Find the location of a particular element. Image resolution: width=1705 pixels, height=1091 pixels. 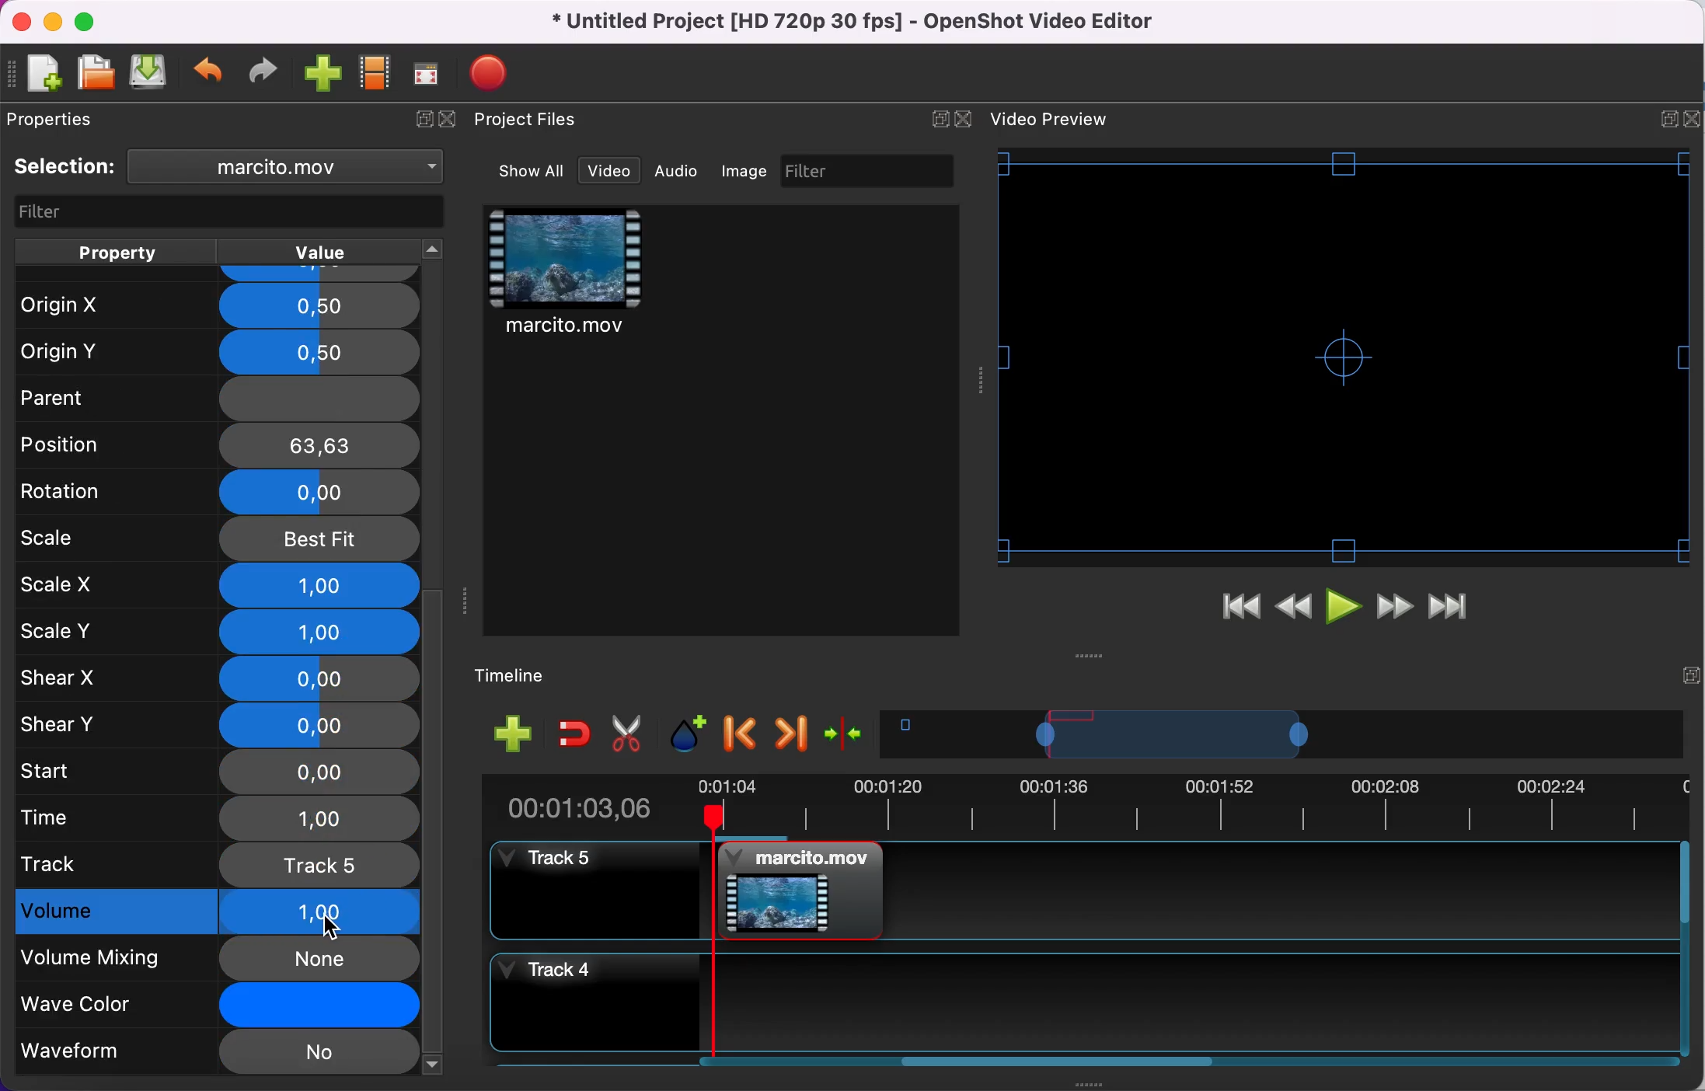

rotation 0 is located at coordinates (218, 494).